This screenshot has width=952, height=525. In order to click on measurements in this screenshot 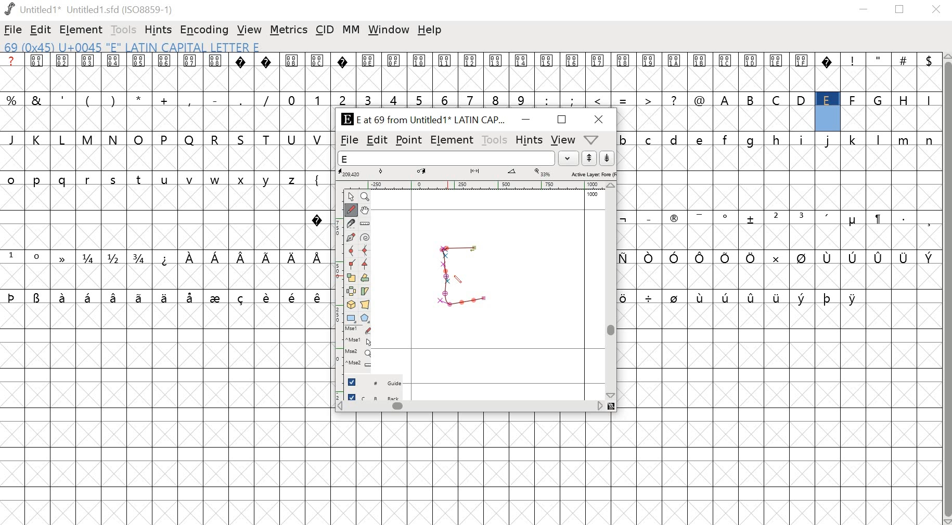, I will do `click(477, 173)`.